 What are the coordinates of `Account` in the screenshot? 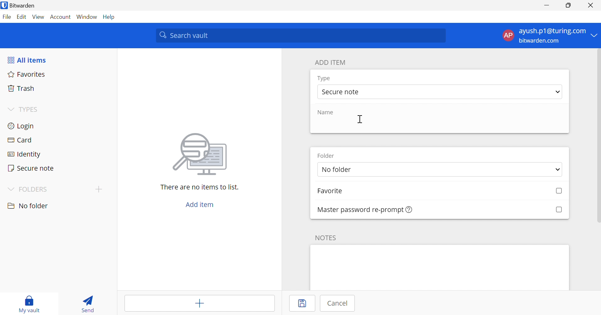 It's located at (61, 17).